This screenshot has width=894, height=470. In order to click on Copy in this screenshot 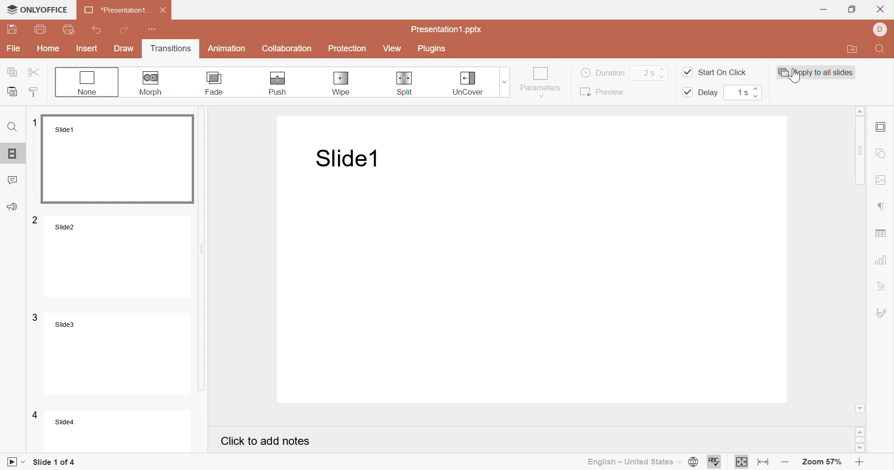, I will do `click(13, 73)`.